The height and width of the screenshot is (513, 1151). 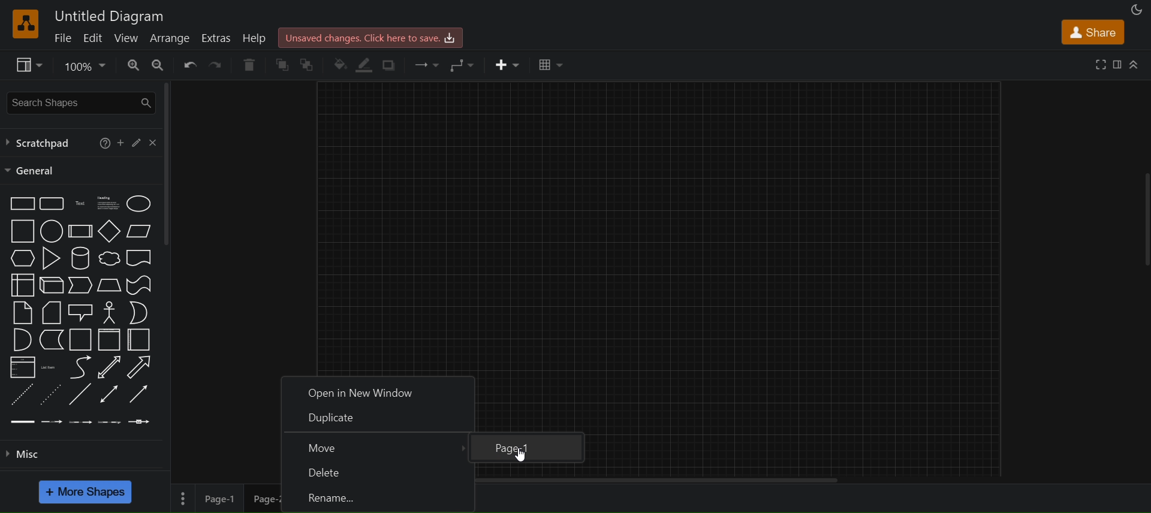 I want to click on dashed line, so click(x=20, y=394).